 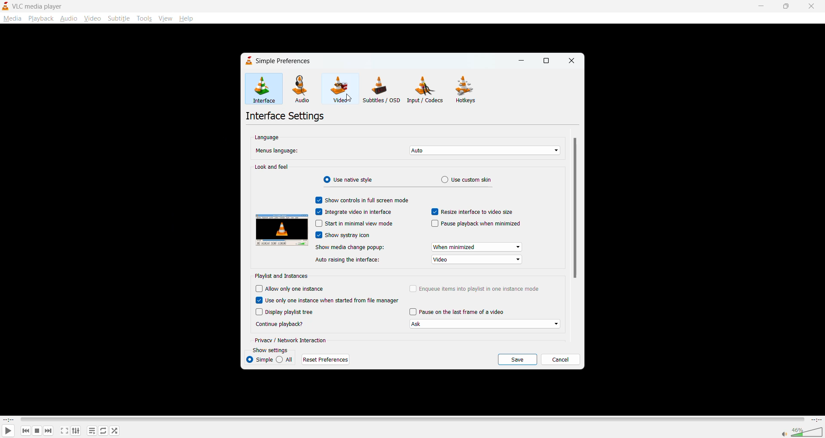 I want to click on language, so click(x=270, y=137).